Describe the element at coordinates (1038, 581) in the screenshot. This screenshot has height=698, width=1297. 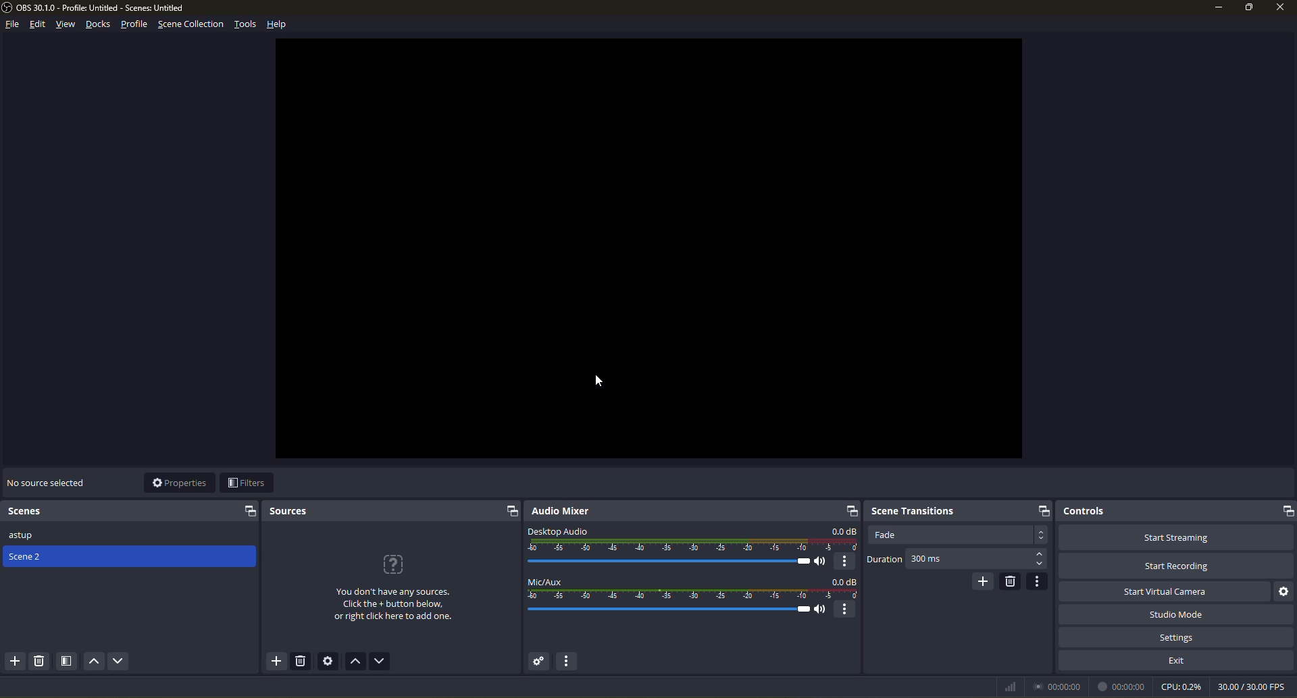
I see `transition properties` at that location.